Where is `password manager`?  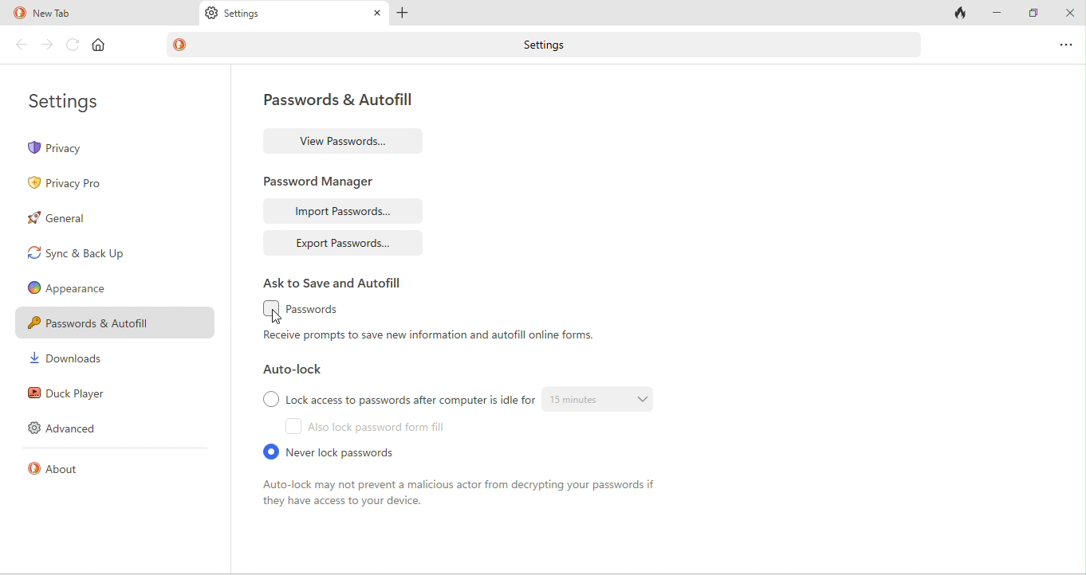
password manager is located at coordinates (329, 178).